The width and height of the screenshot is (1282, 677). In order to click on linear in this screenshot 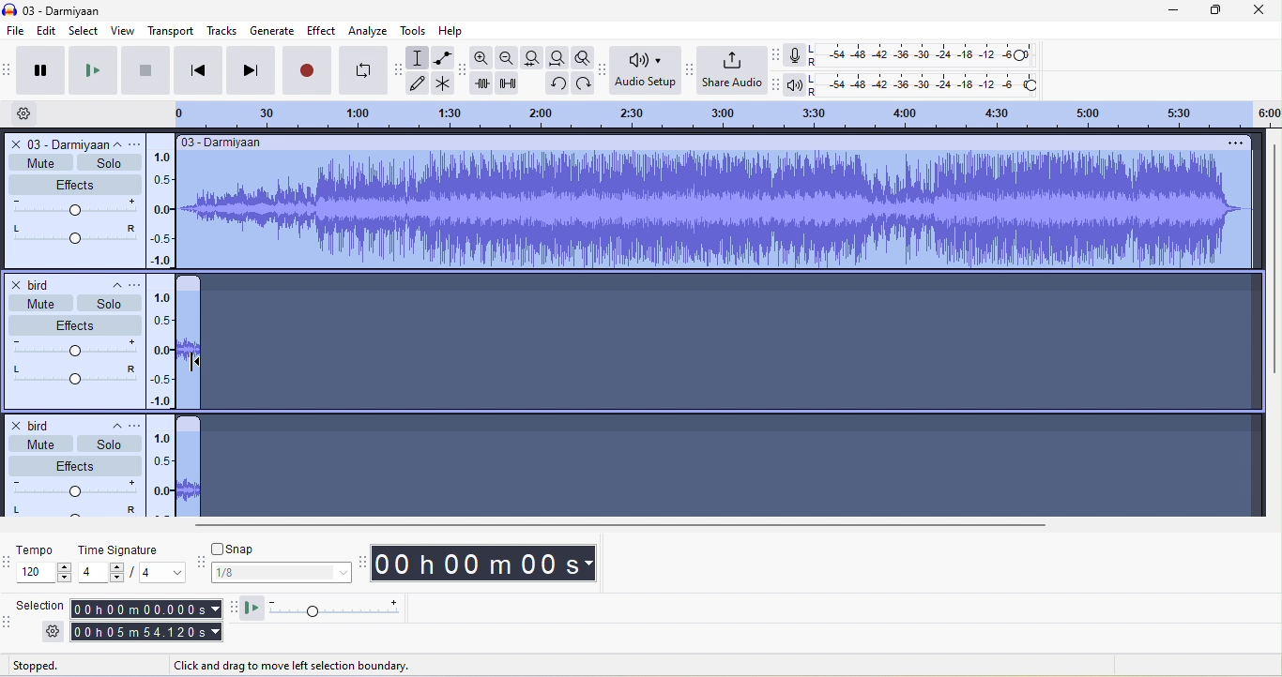, I will do `click(164, 348)`.